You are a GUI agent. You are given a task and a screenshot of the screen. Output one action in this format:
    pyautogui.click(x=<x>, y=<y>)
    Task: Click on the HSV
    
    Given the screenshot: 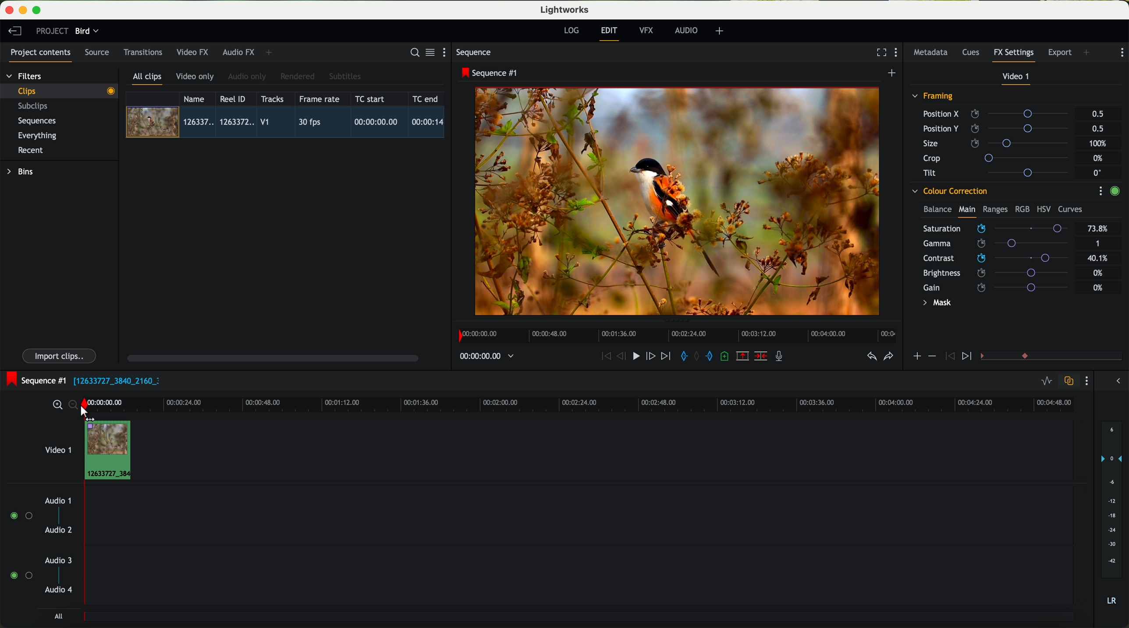 What is the action you would take?
    pyautogui.click(x=1043, y=209)
    